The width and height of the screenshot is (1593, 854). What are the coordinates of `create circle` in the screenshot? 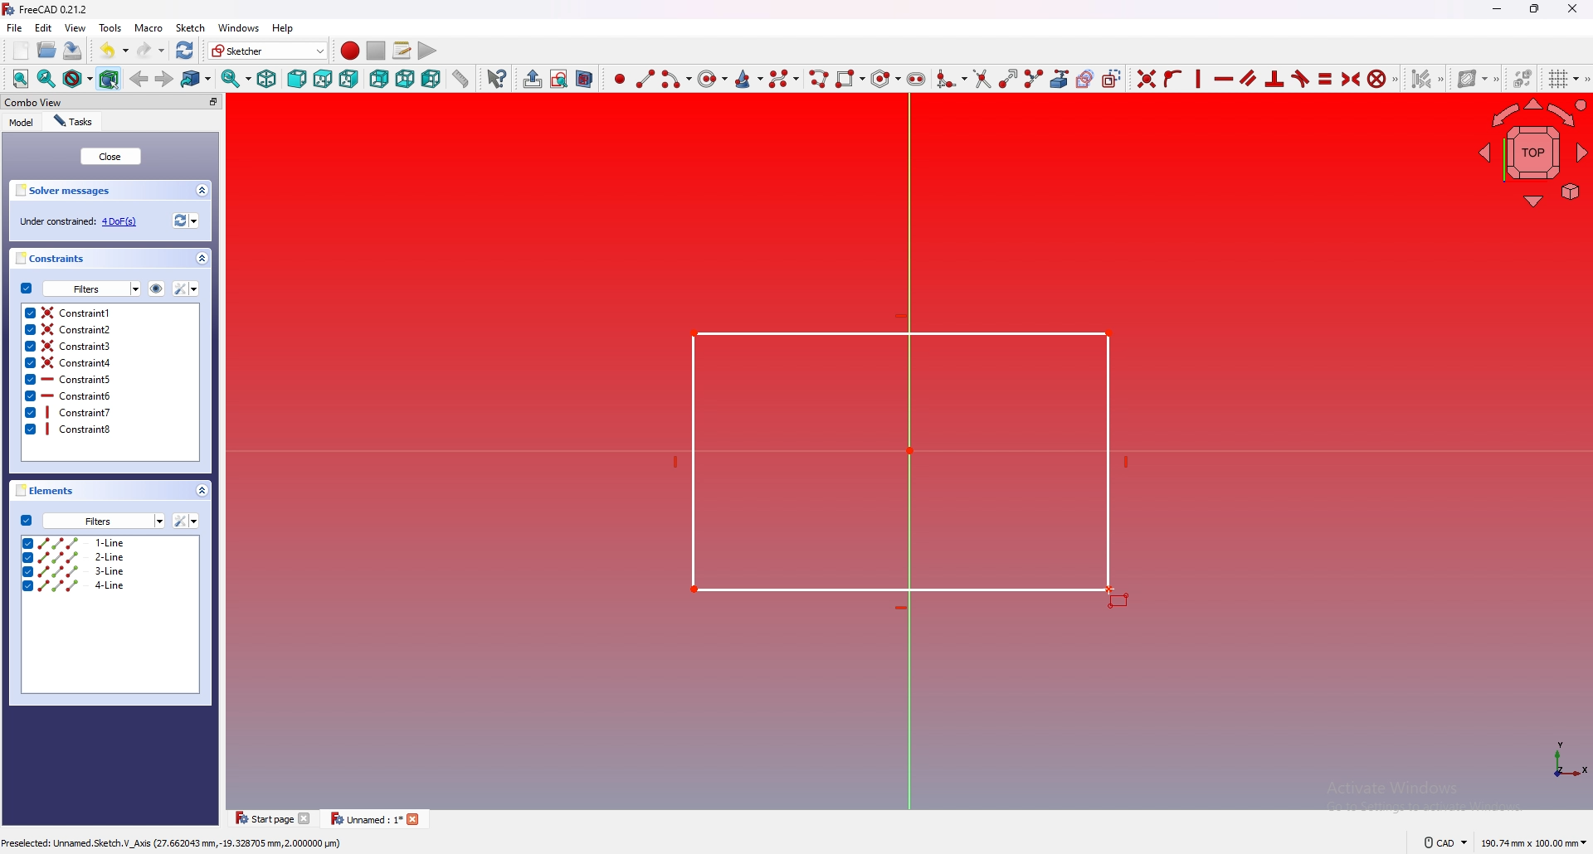 It's located at (713, 79).